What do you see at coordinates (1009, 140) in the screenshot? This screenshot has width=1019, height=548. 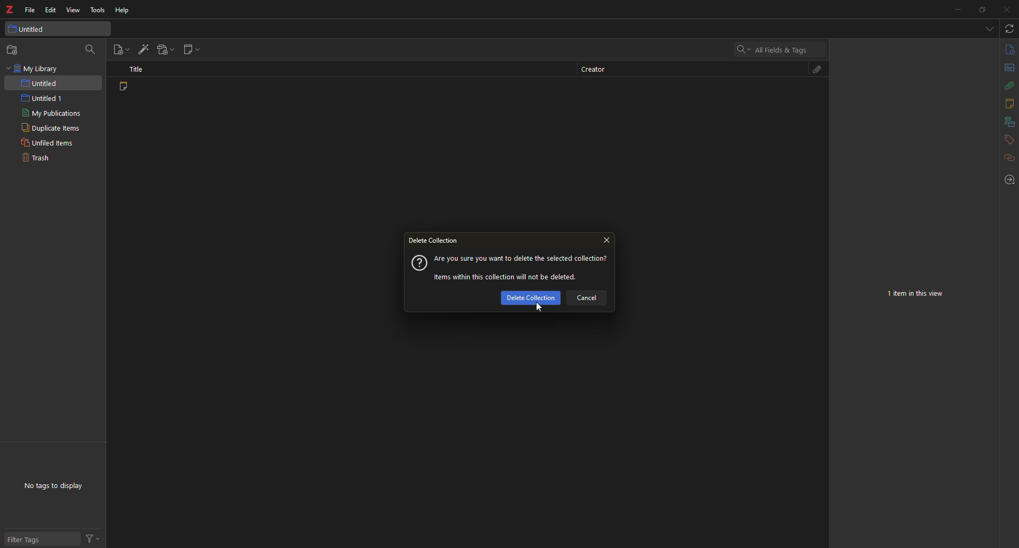 I see `tags` at bounding box center [1009, 140].